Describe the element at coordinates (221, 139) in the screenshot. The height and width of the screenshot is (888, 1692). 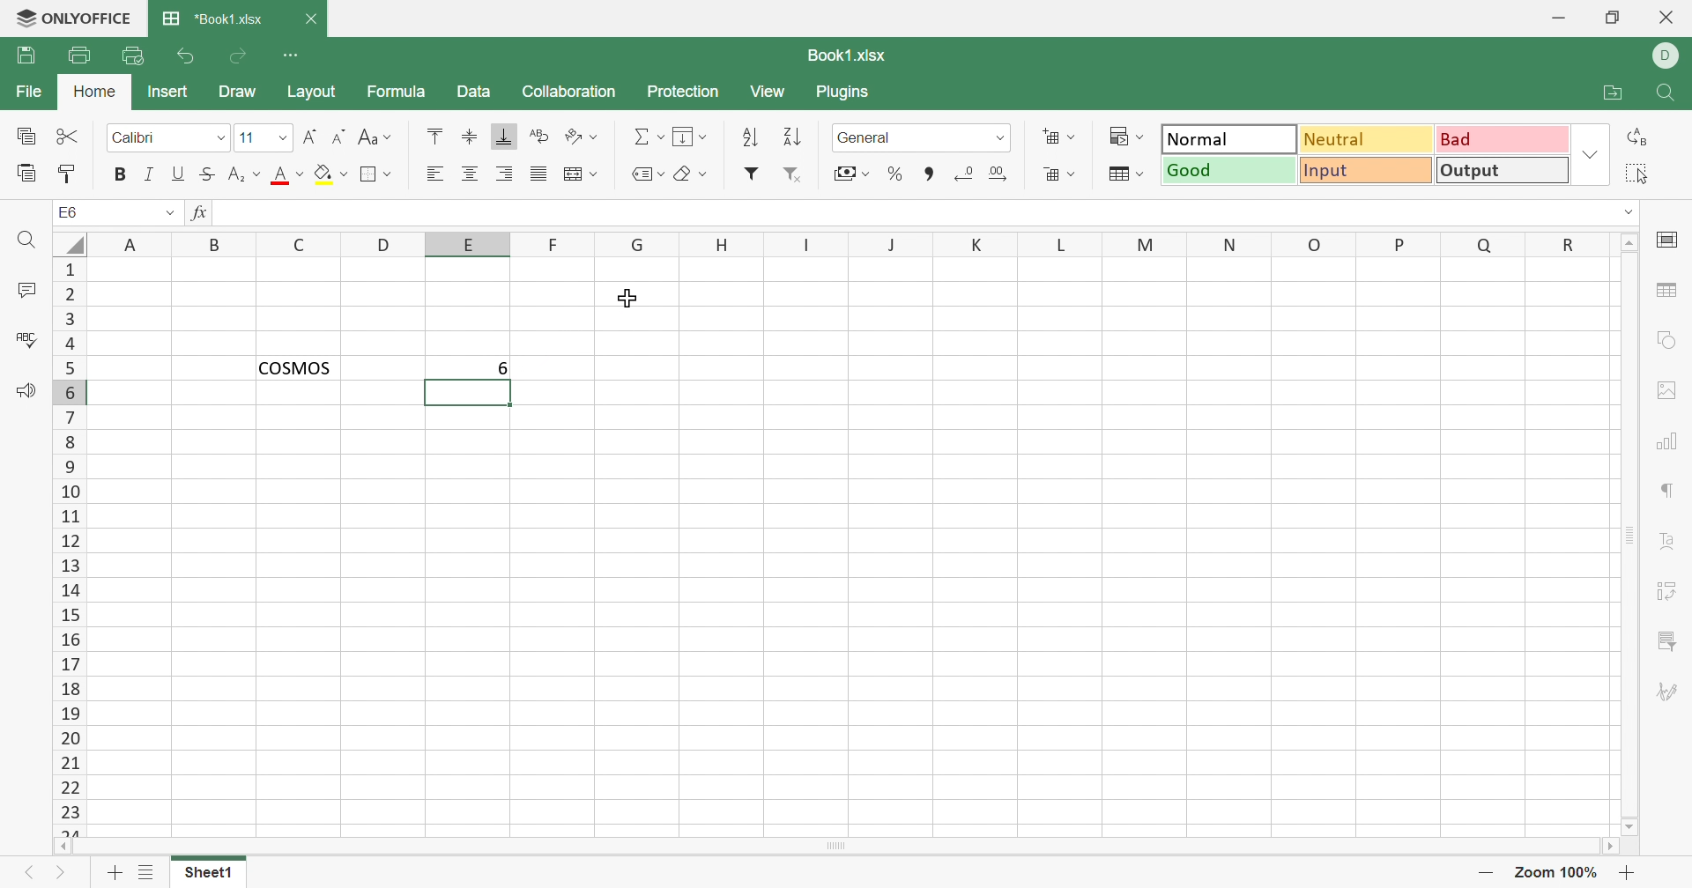
I see `Drop down` at that location.